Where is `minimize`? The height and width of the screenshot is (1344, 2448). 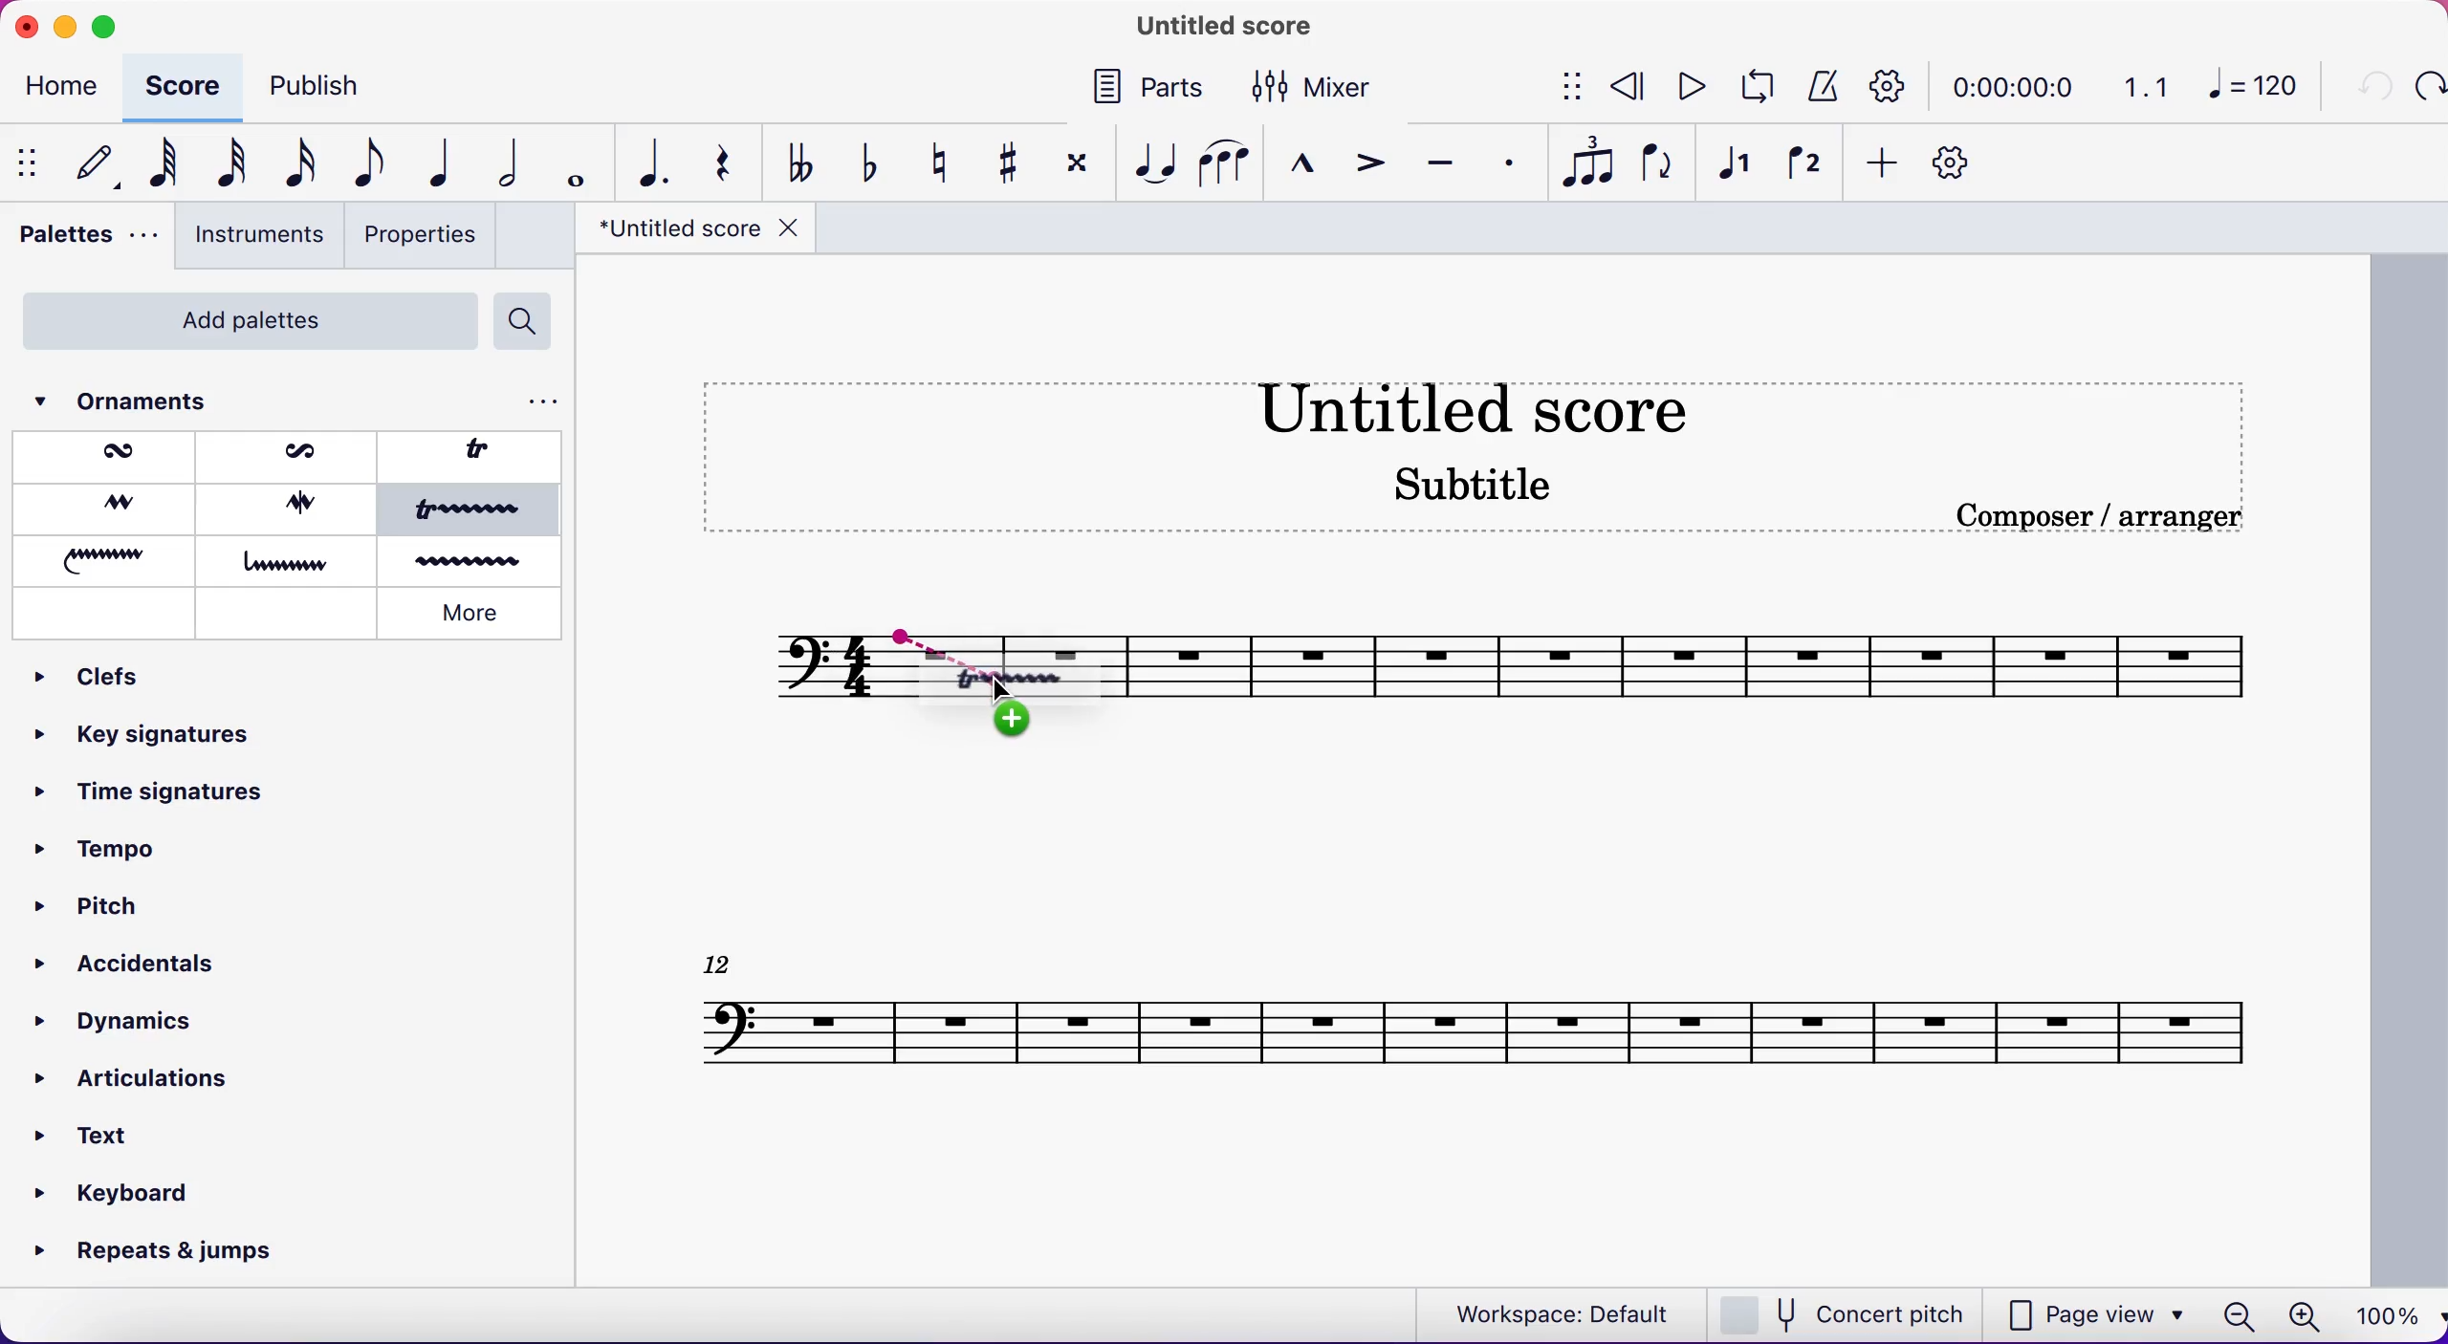
minimize is located at coordinates (64, 23).